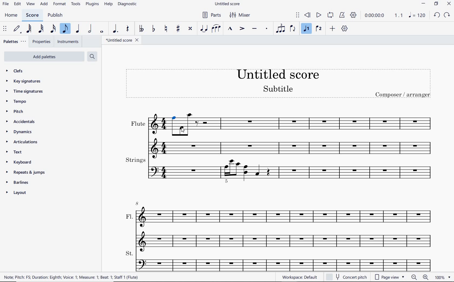 This screenshot has width=454, height=282. What do you see at coordinates (284, 260) in the screenshot?
I see `st.` at bounding box center [284, 260].